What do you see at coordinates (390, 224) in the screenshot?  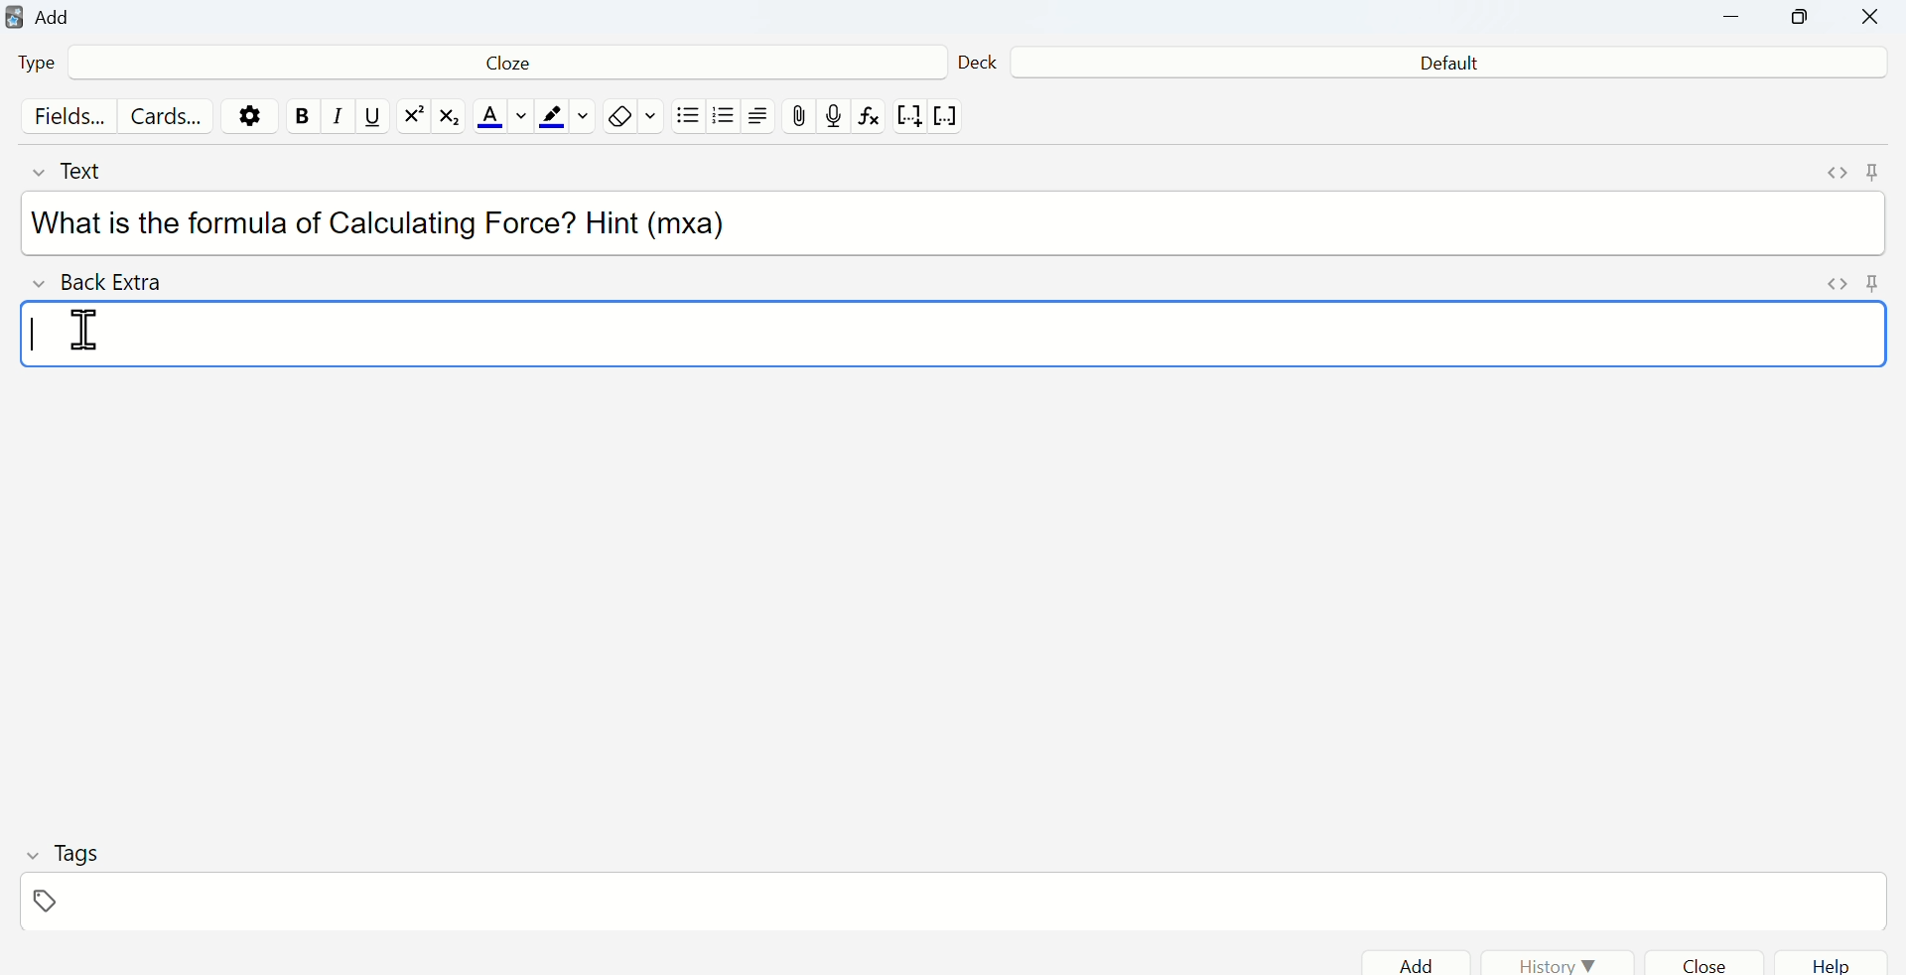 I see `What is the formula of Calculating Force? Hint (mxa)` at bounding box center [390, 224].